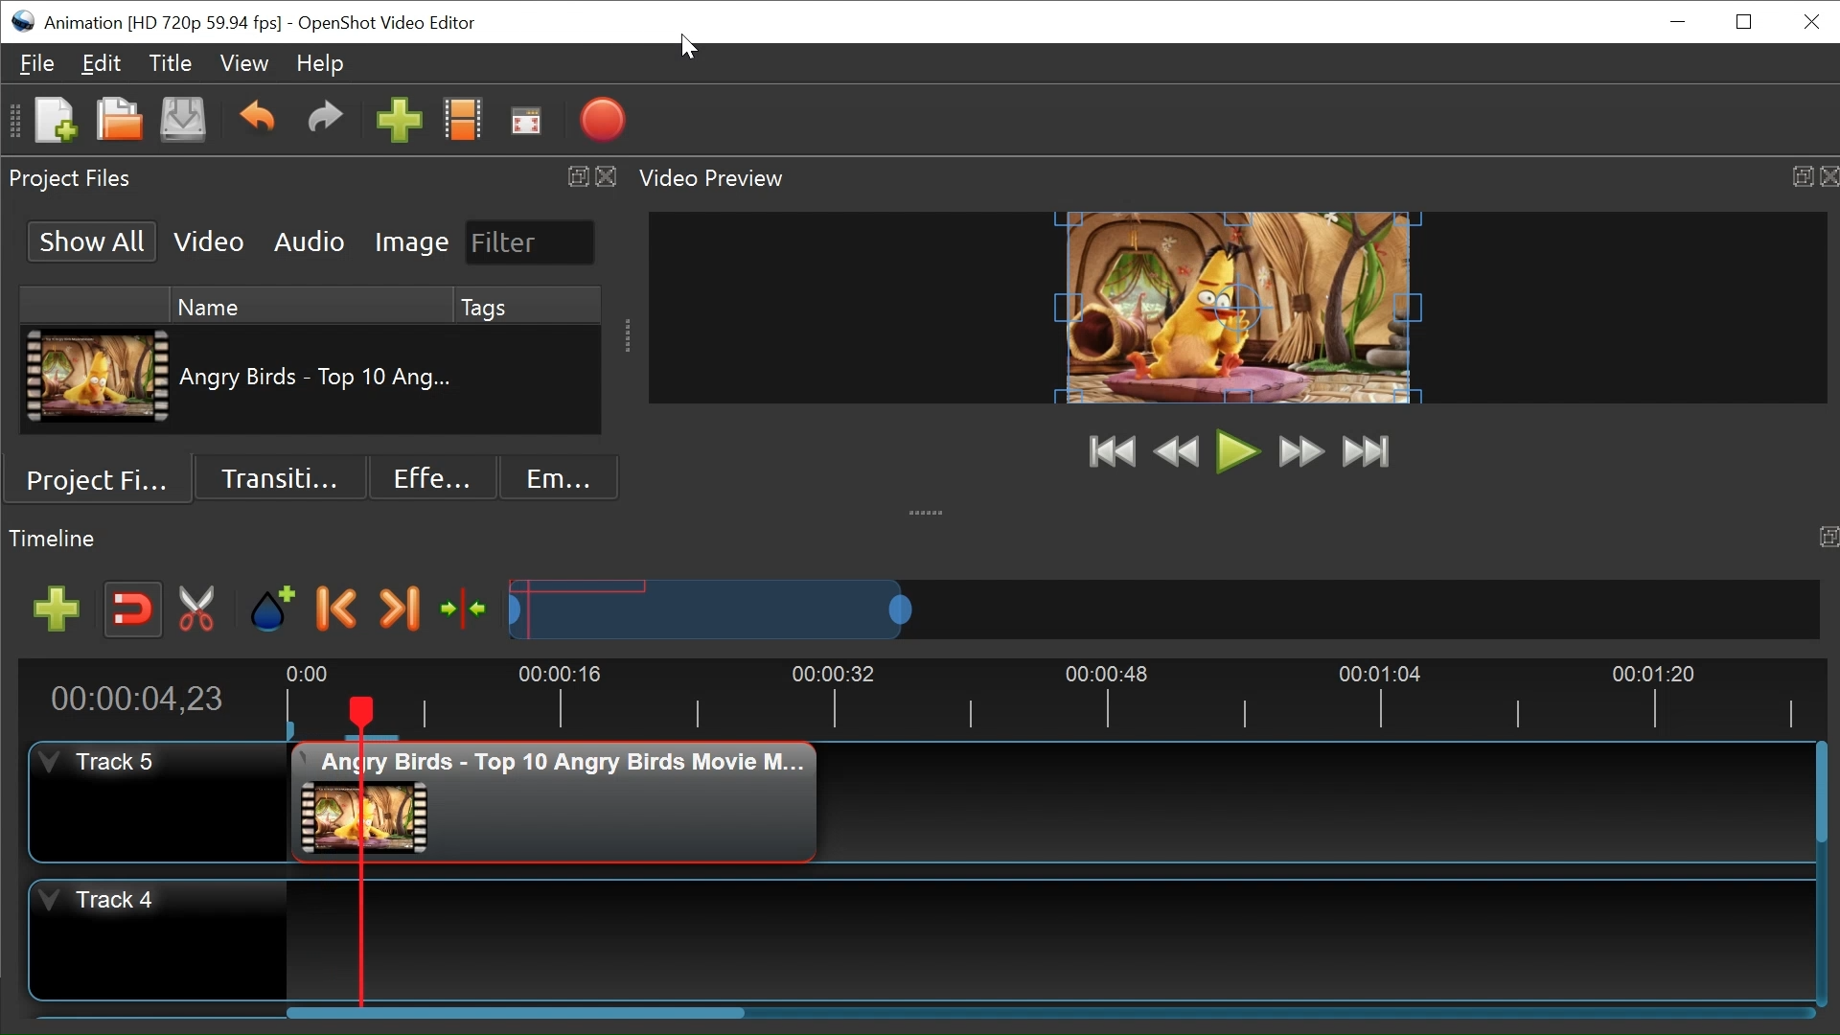  Describe the element at coordinates (158, 940) in the screenshot. I see `Track Header` at that location.